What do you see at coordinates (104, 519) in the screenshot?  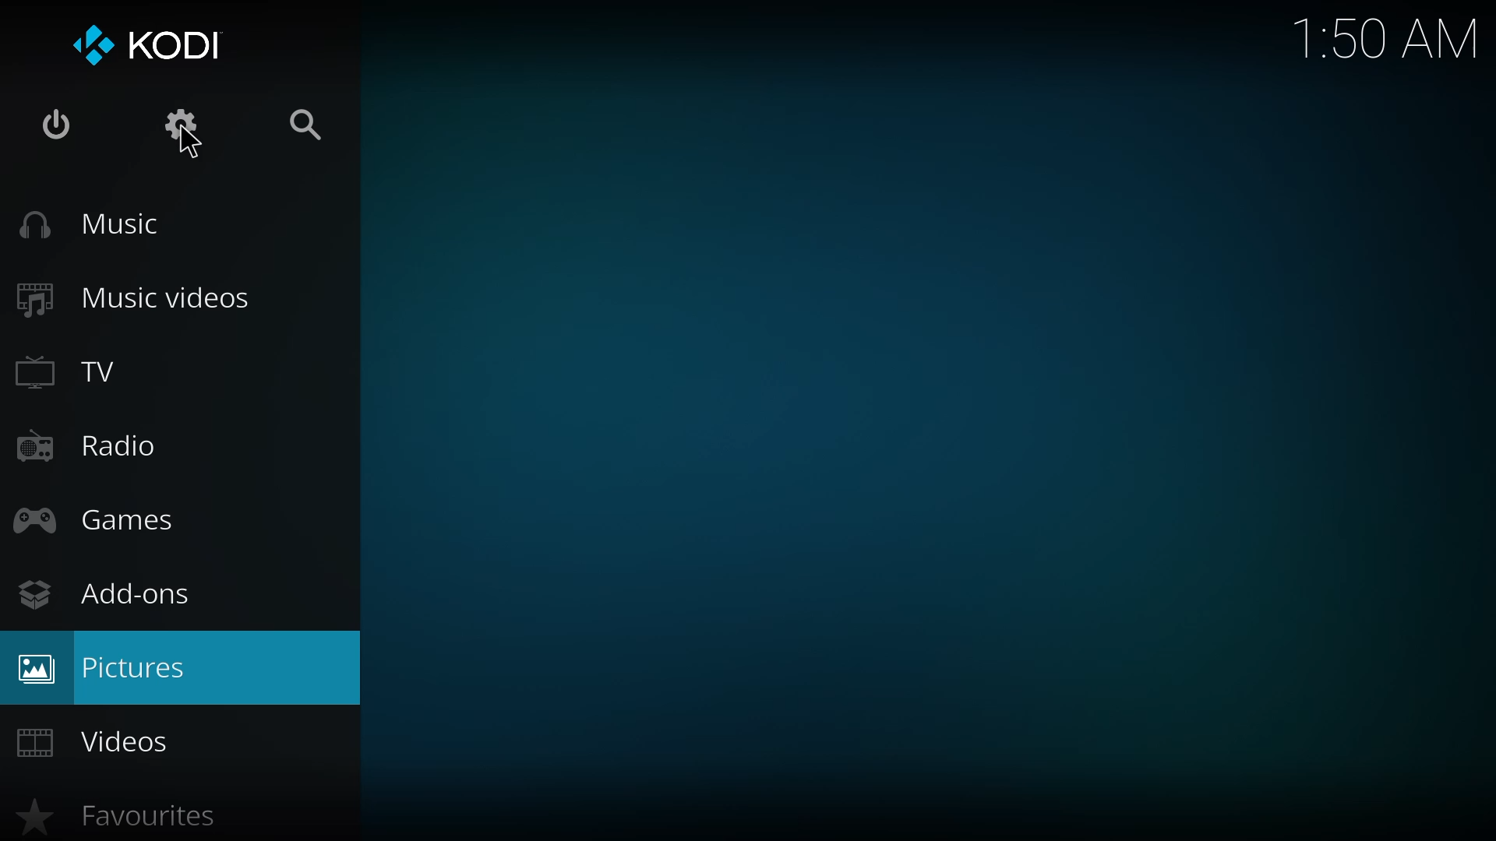 I see `games` at bounding box center [104, 519].